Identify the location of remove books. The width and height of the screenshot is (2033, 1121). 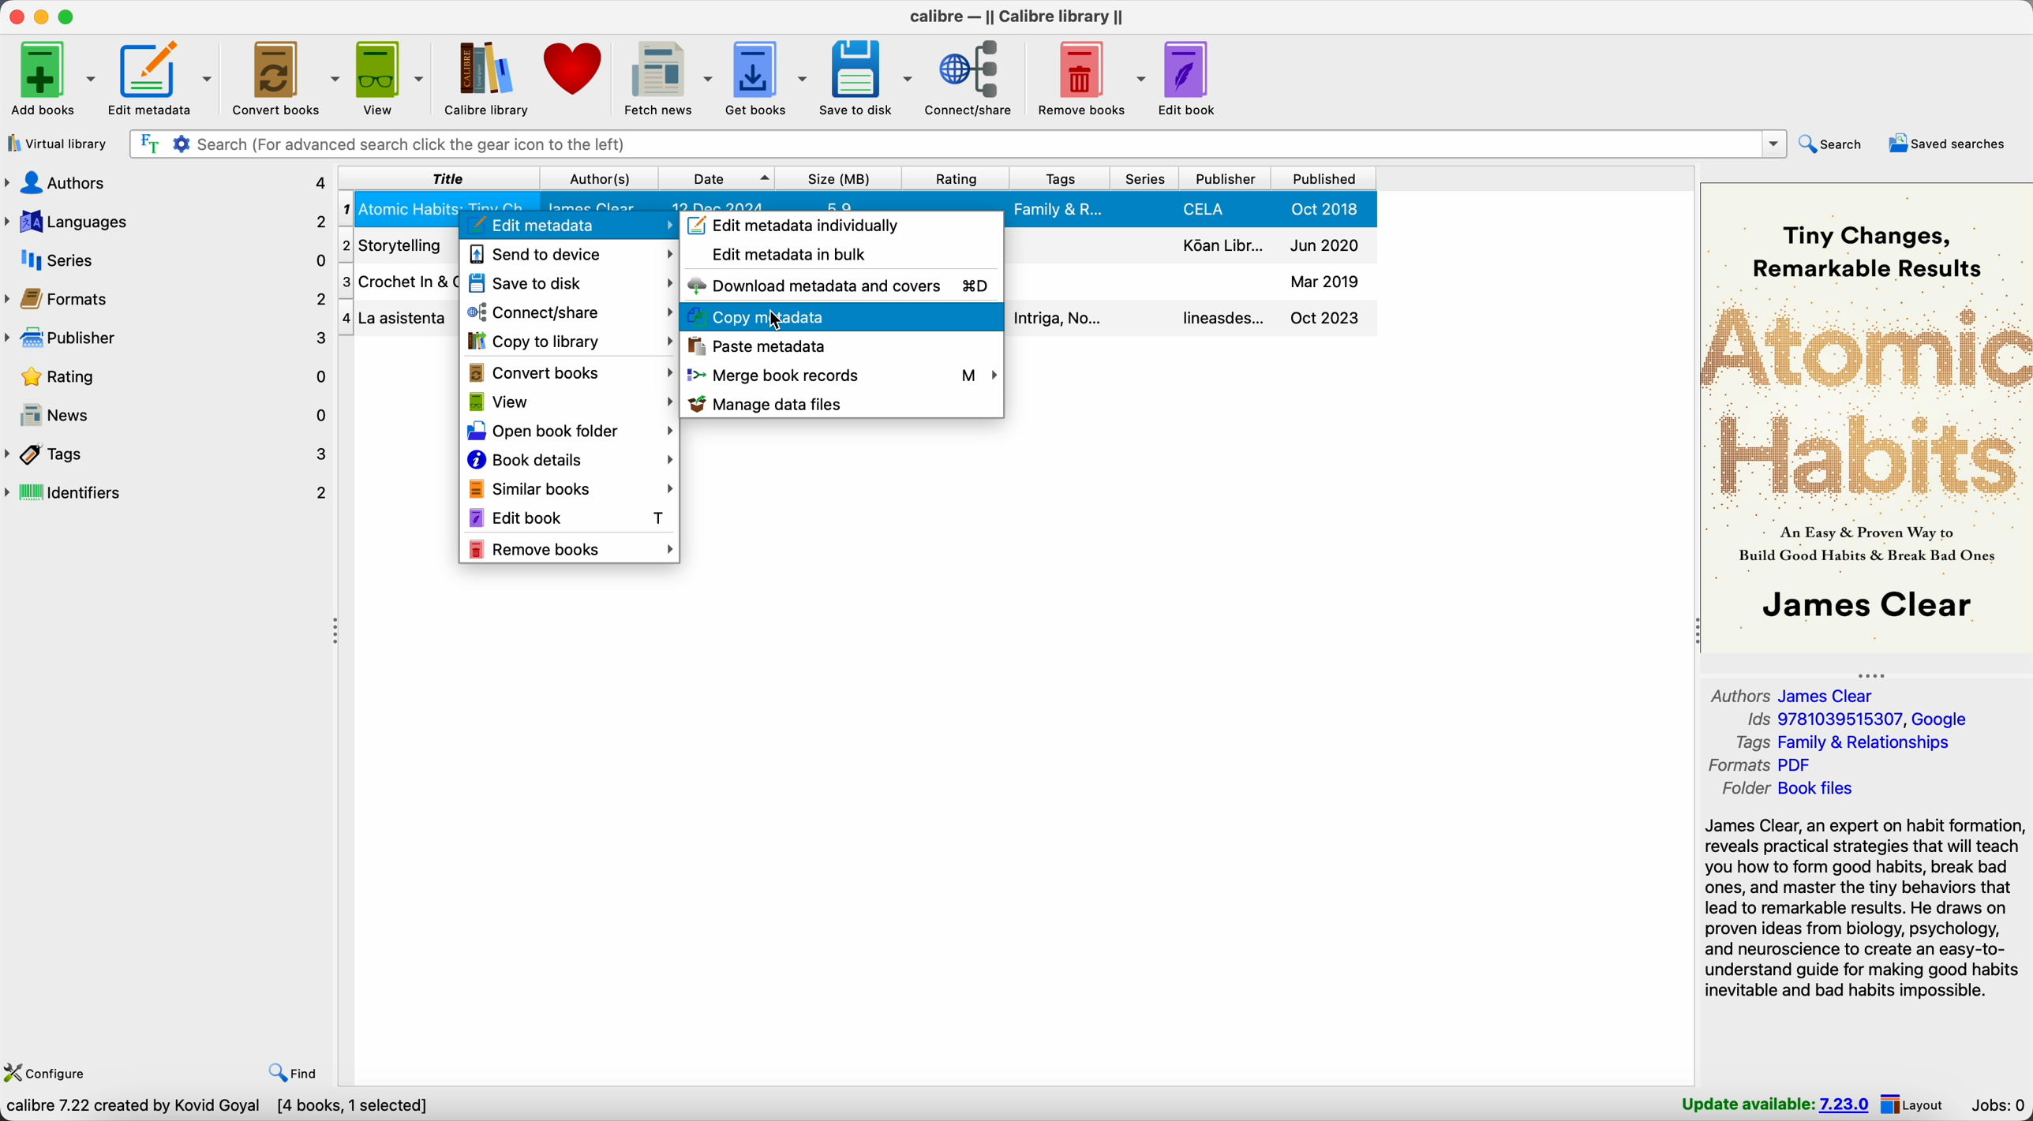
(1089, 79).